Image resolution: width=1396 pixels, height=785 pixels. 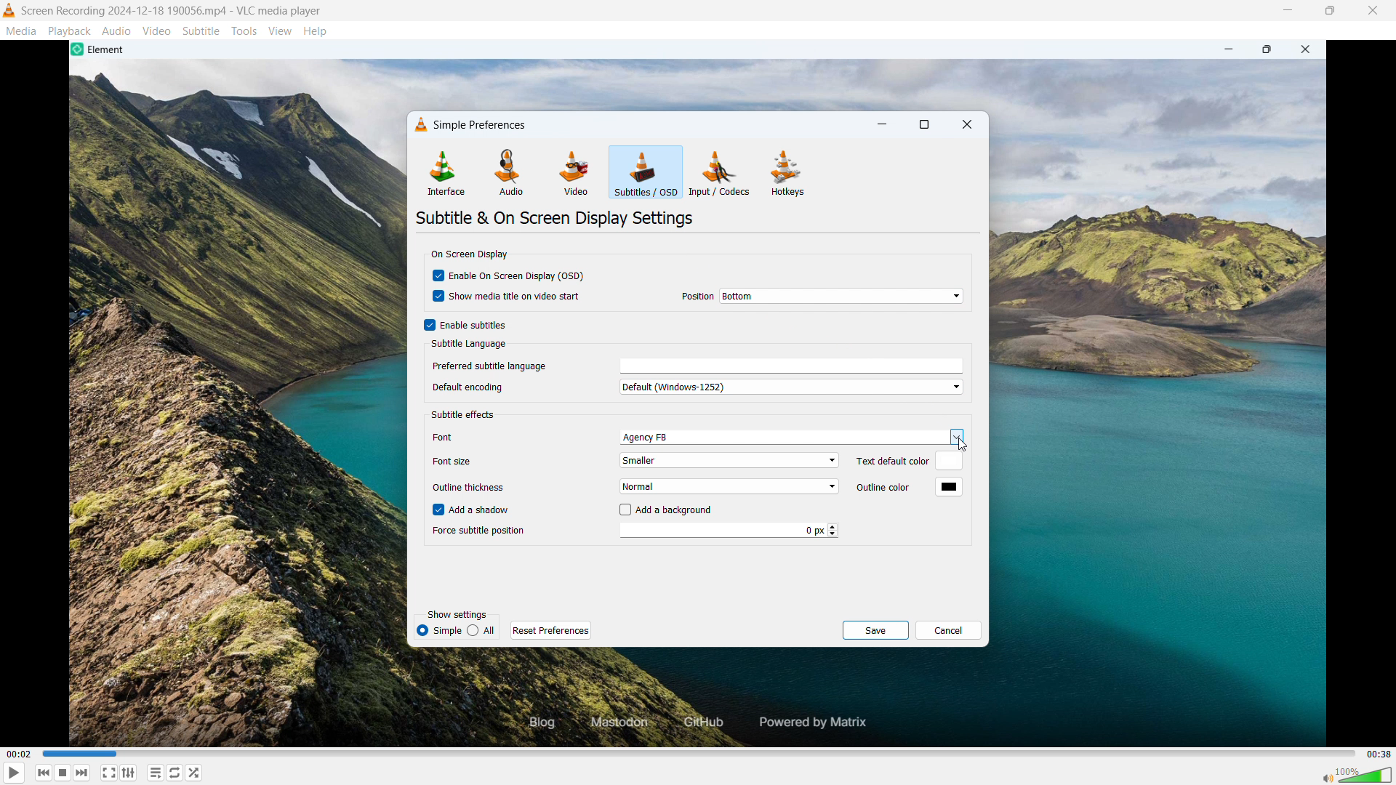 I want to click on Outline thickness, so click(x=467, y=488).